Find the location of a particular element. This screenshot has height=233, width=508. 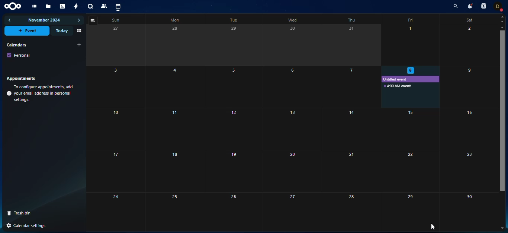

settings is located at coordinates (28, 226).